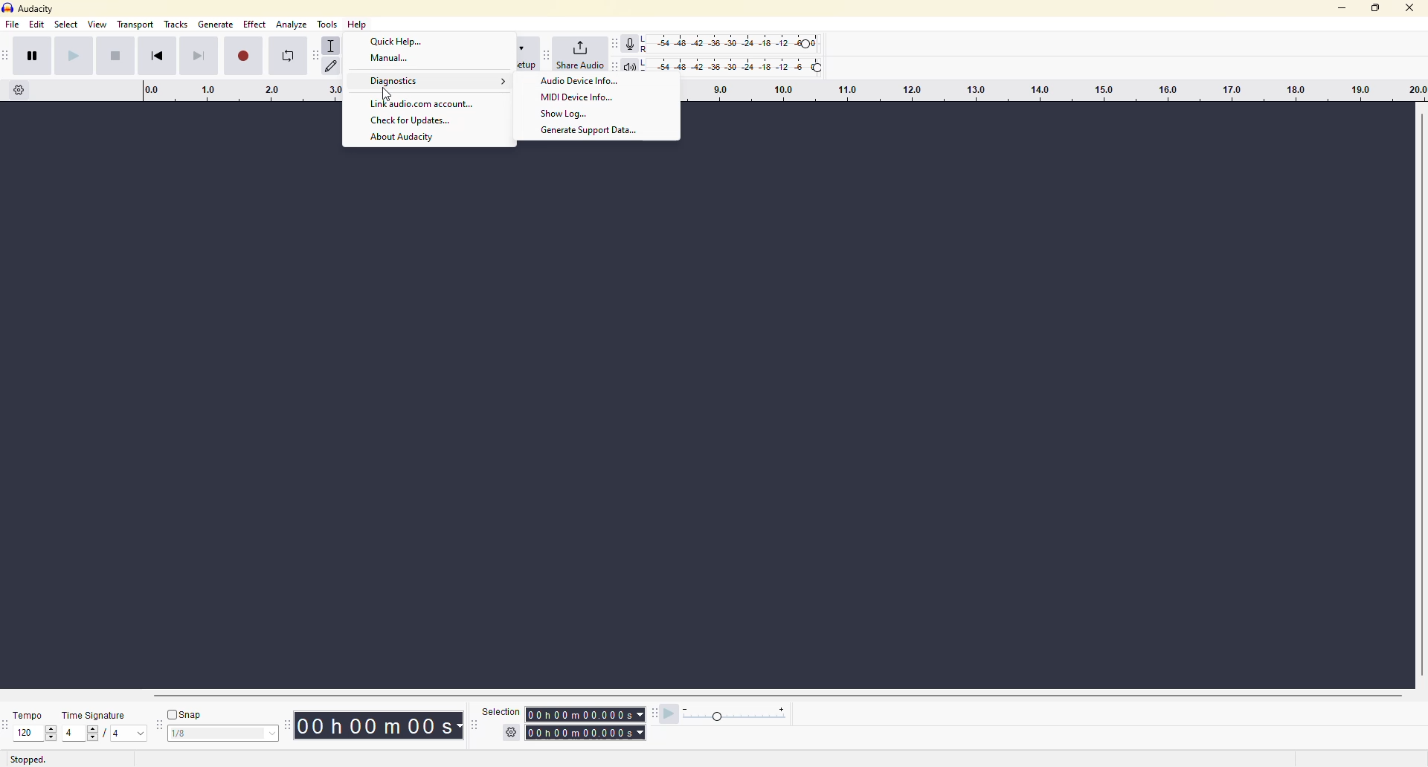 This screenshot has width=1428, height=767. What do you see at coordinates (579, 82) in the screenshot?
I see `Audio Device Info,` at bounding box center [579, 82].